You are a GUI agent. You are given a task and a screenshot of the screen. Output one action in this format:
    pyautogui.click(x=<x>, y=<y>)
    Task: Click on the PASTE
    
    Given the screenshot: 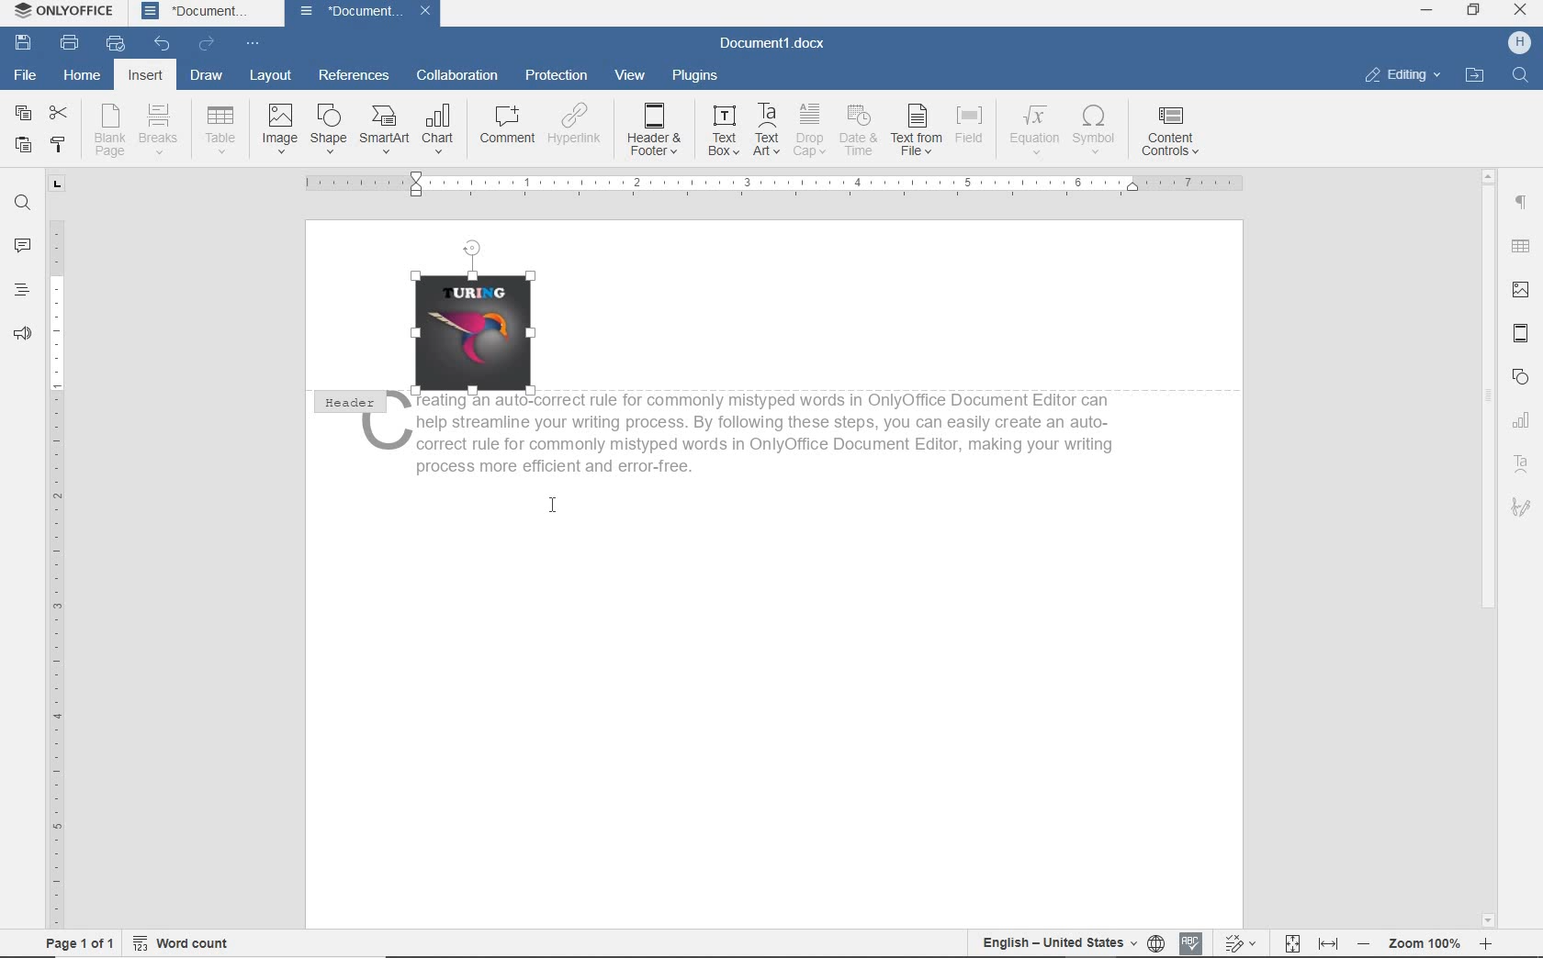 What is the action you would take?
    pyautogui.click(x=23, y=147)
    